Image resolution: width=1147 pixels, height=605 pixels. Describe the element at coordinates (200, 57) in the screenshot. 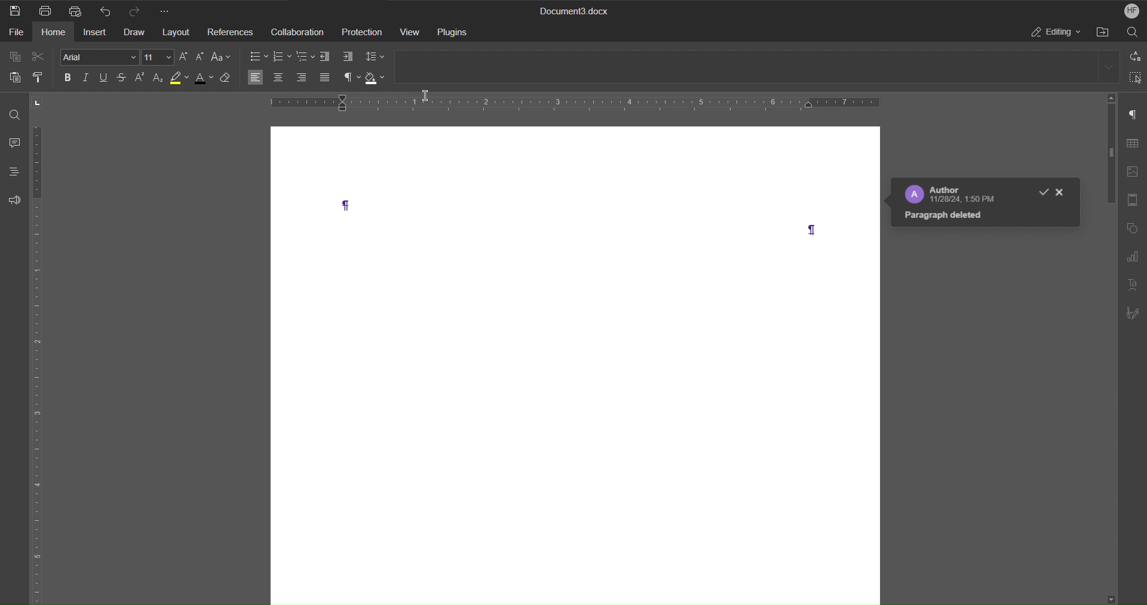

I see `Decrease Size` at that location.